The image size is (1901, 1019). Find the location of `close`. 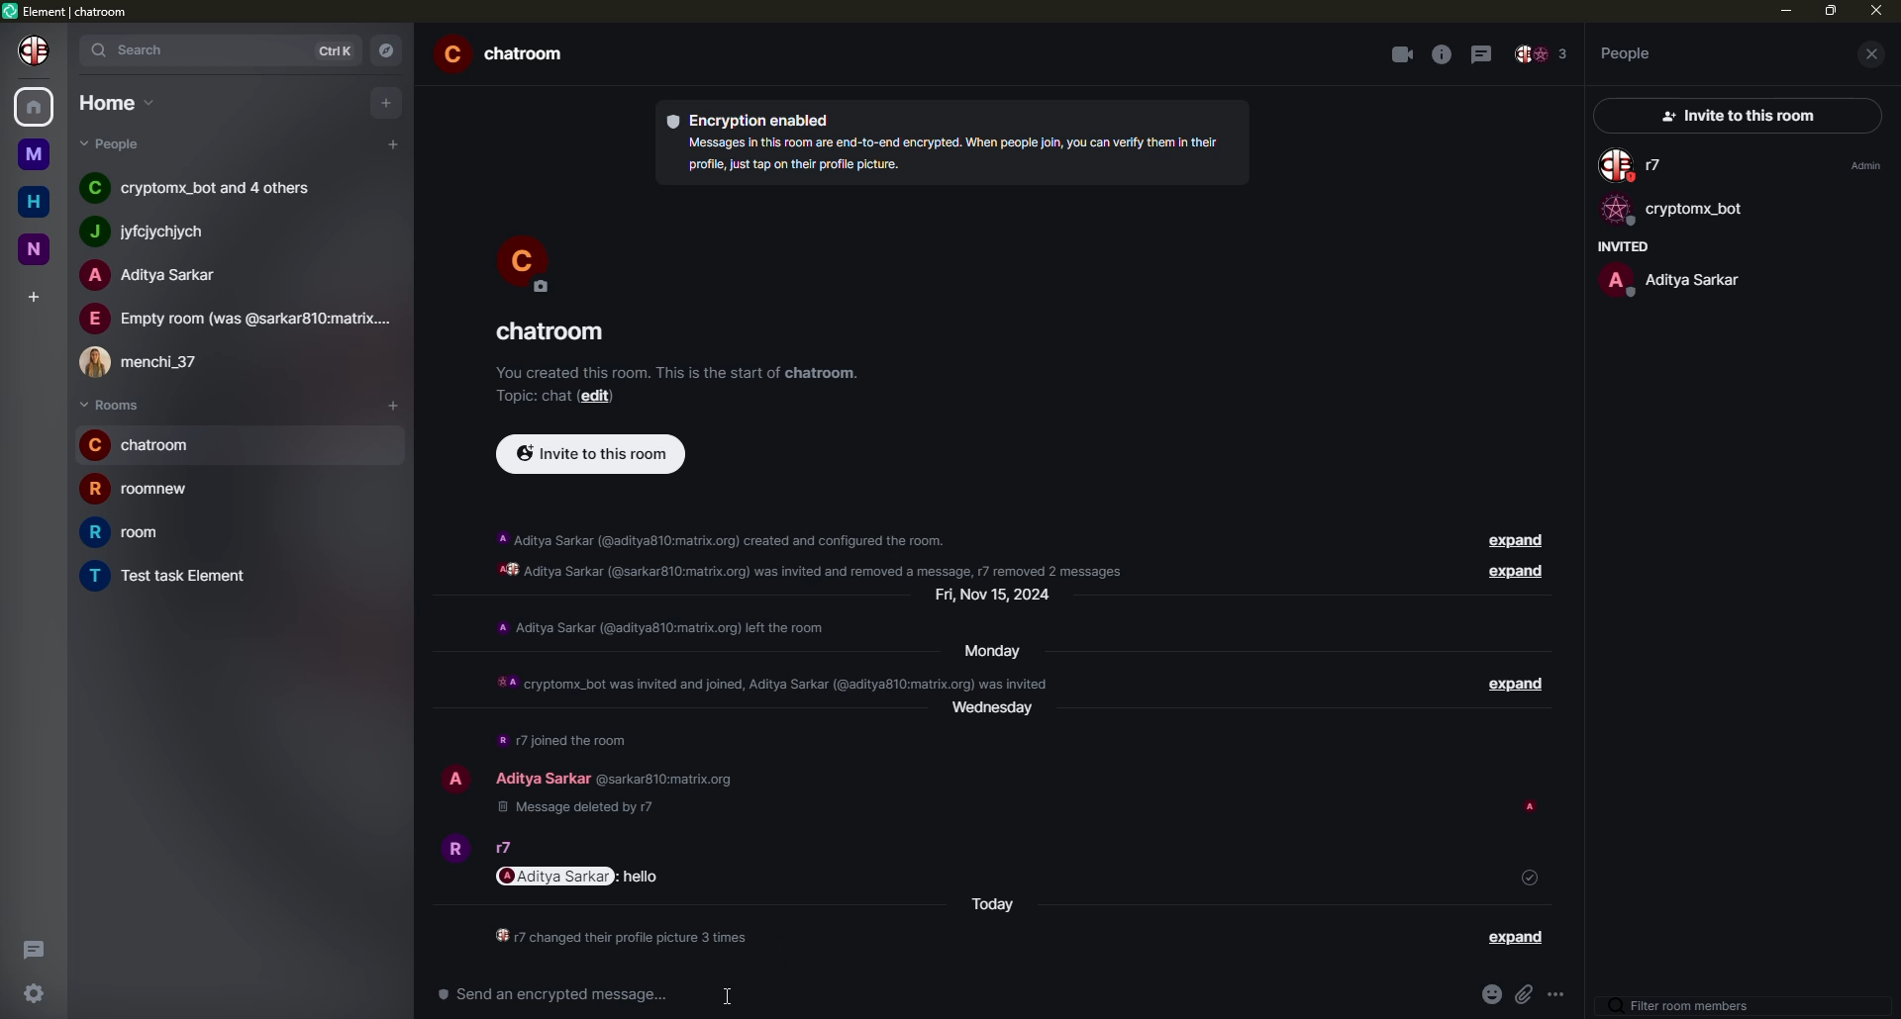

close is located at coordinates (1876, 11).